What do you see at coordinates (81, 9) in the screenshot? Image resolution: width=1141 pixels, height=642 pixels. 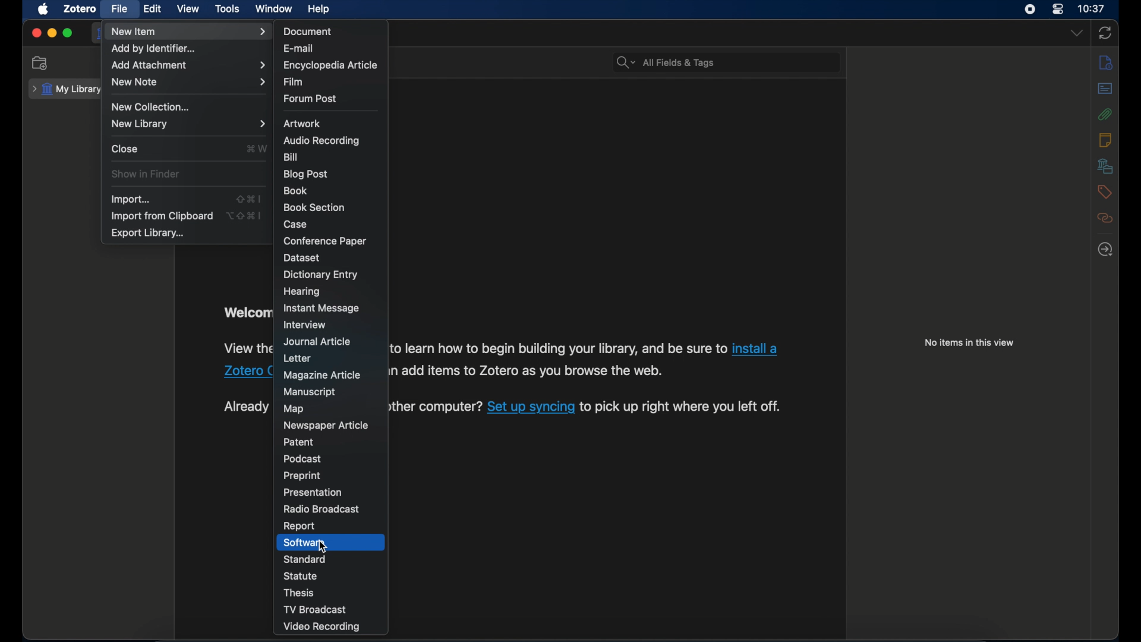 I see `zotero` at bounding box center [81, 9].